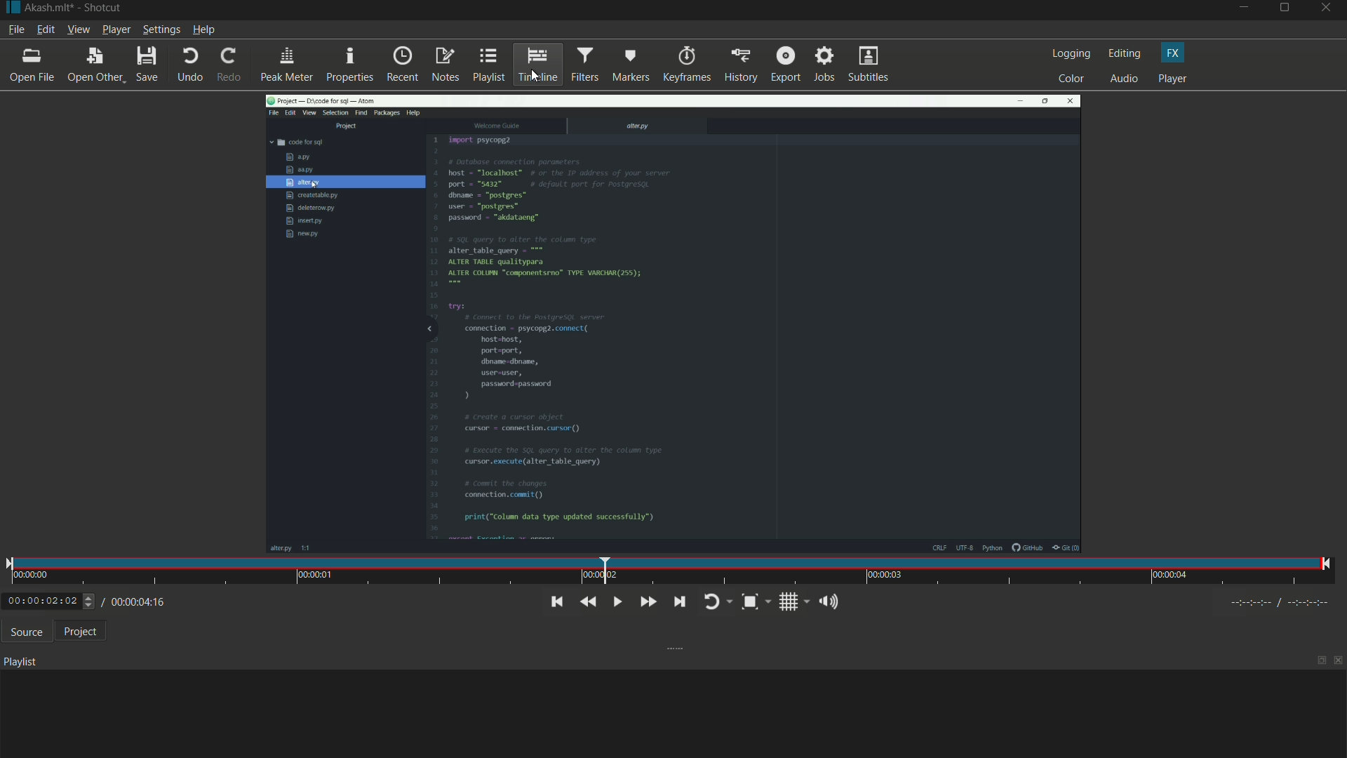 The height and width of the screenshot is (758, 1347). Describe the element at coordinates (15, 29) in the screenshot. I see `file menu` at that location.